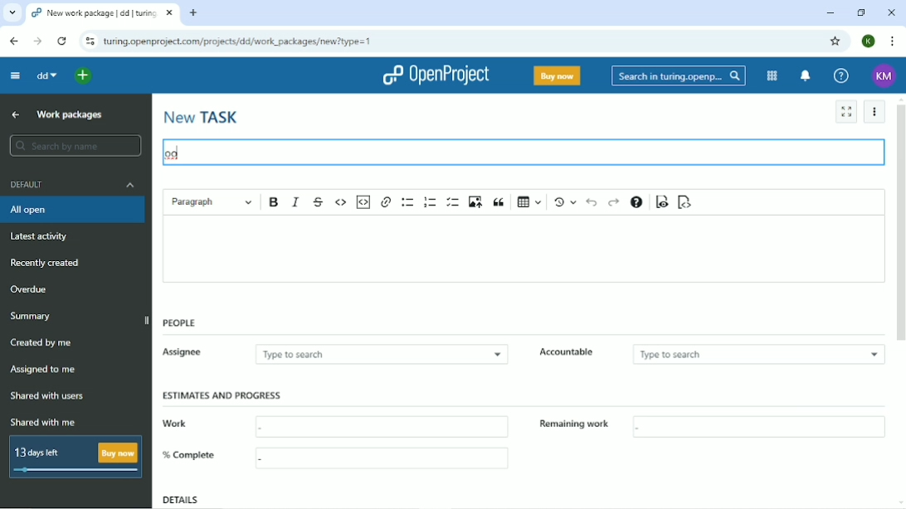 Image resolution: width=906 pixels, height=509 pixels. Describe the element at coordinates (47, 76) in the screenshot. I see `dd` at that location.